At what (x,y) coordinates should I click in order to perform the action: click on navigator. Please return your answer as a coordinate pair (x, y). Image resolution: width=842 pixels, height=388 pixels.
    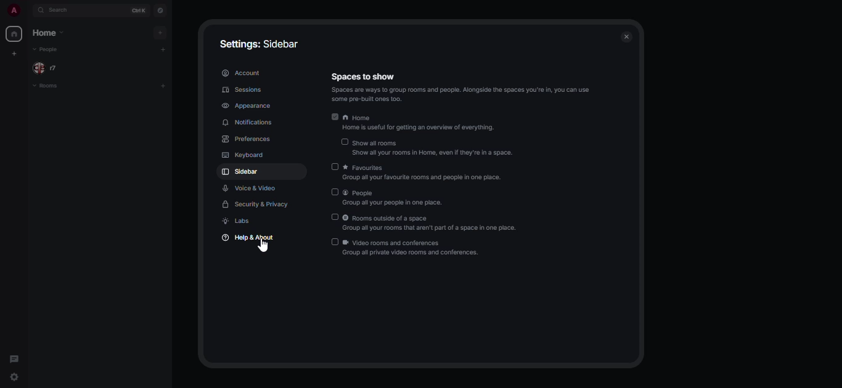
    Looking at the image, I should click on (160, 9).